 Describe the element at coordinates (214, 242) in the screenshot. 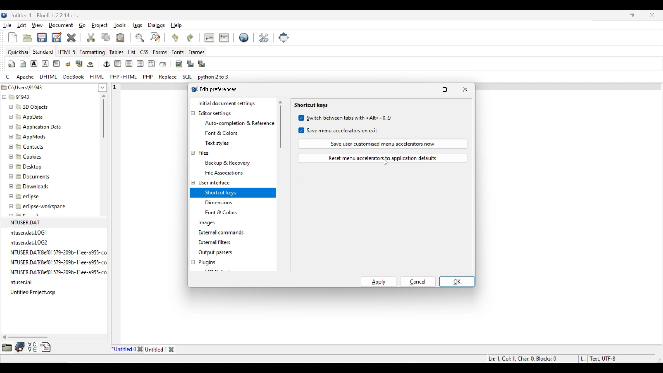

I see `External filters` at that location.